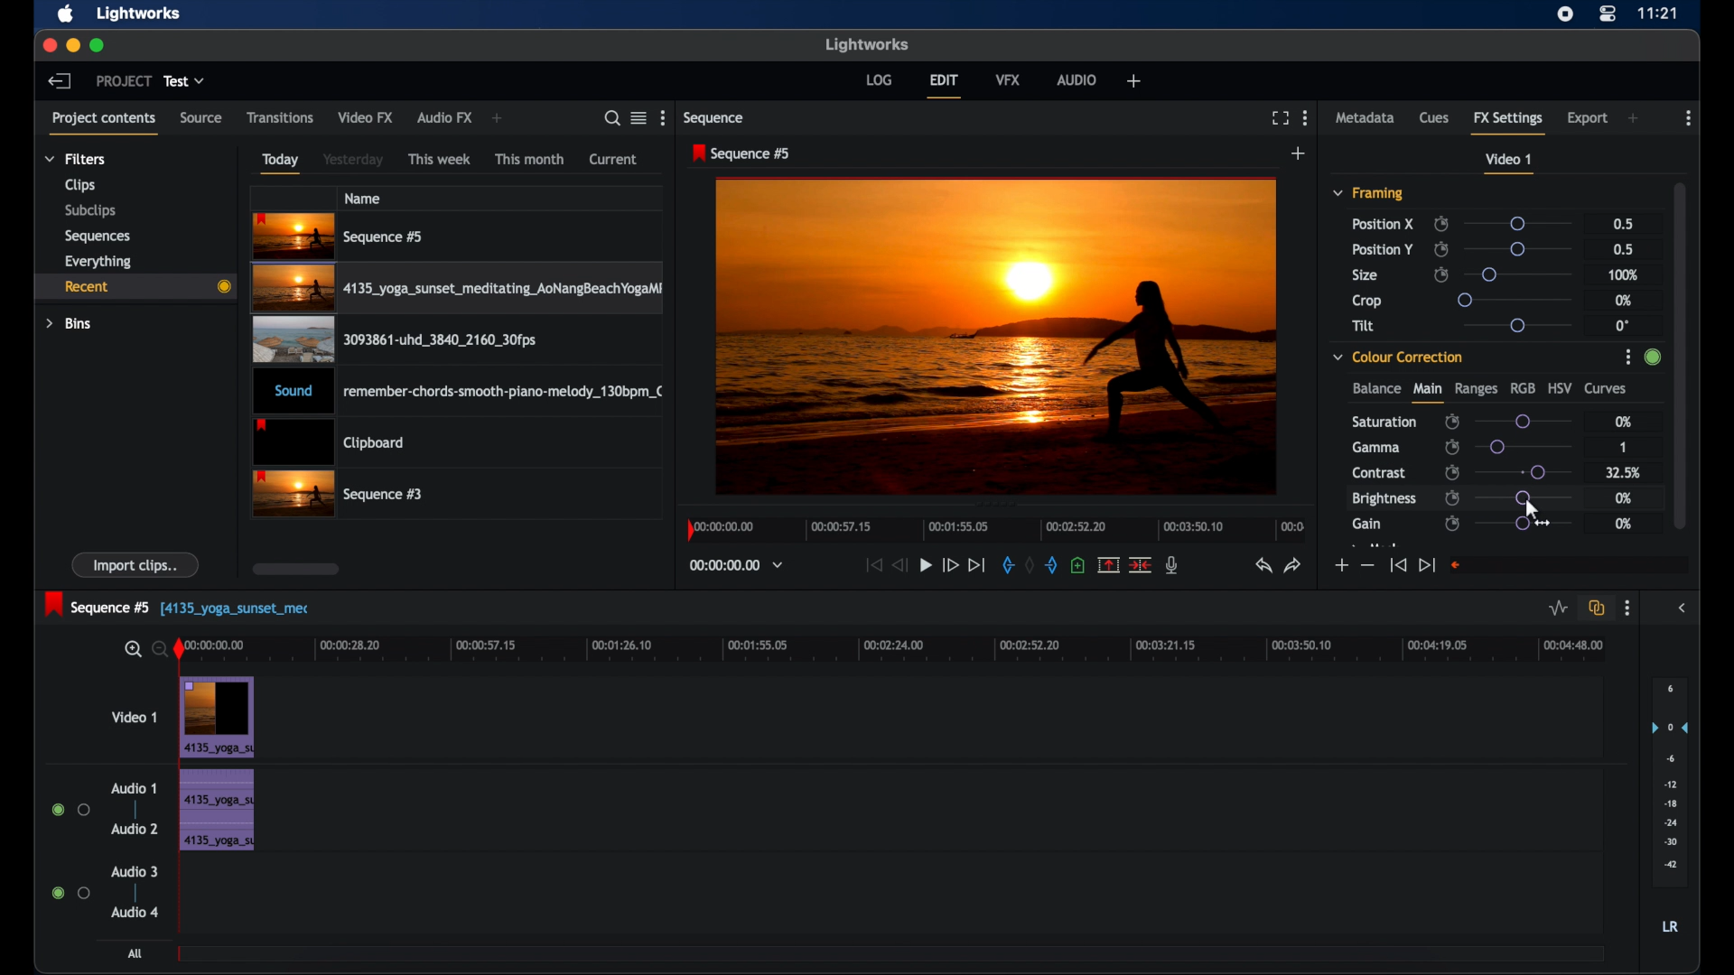 This screenshot has width=1734, height=975. Describe the element at coordinates (1453, 447) in the screenshot. I see `enable/disable keyframes` at that location.